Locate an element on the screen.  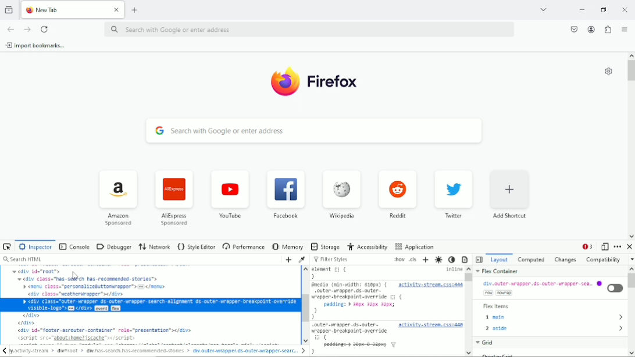
Search HTML is located at coordinates (23, 259).